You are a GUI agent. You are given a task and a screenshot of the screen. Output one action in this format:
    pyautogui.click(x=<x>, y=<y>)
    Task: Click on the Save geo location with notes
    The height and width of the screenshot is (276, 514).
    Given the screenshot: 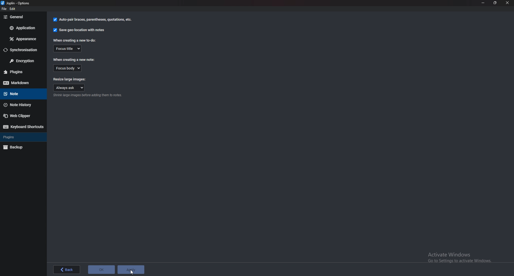 What is the action you would take?
    pyautogui.click(x=81, y=30)
    